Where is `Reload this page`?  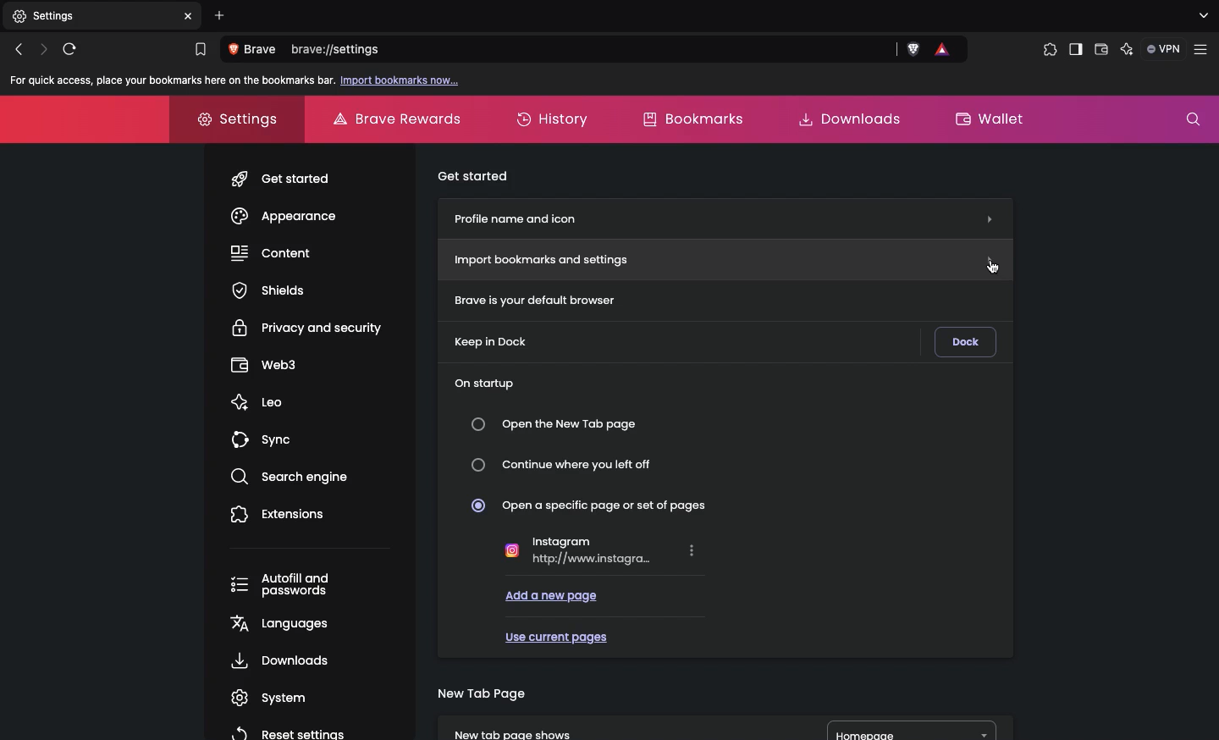 Reload this page is located at coordinates (74, 48).